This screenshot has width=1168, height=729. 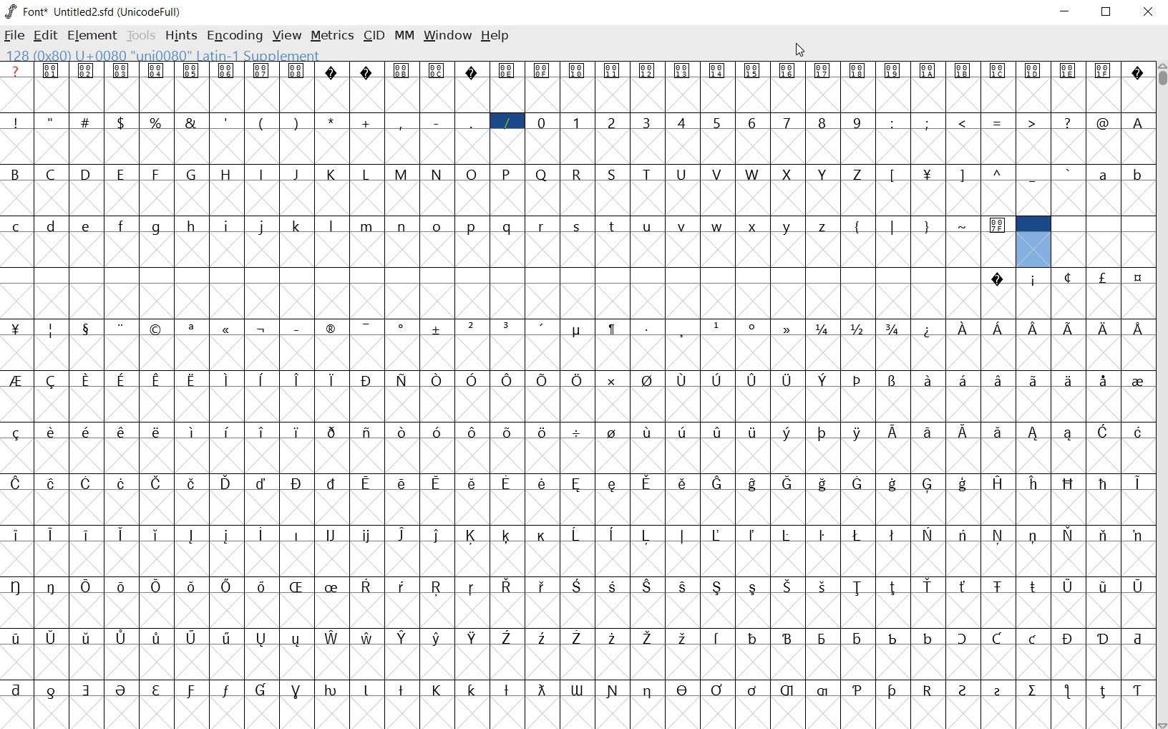 What do you see at coordinates (964, 223) in the screenshot?
I see `~` at bounding box center [964, 223].